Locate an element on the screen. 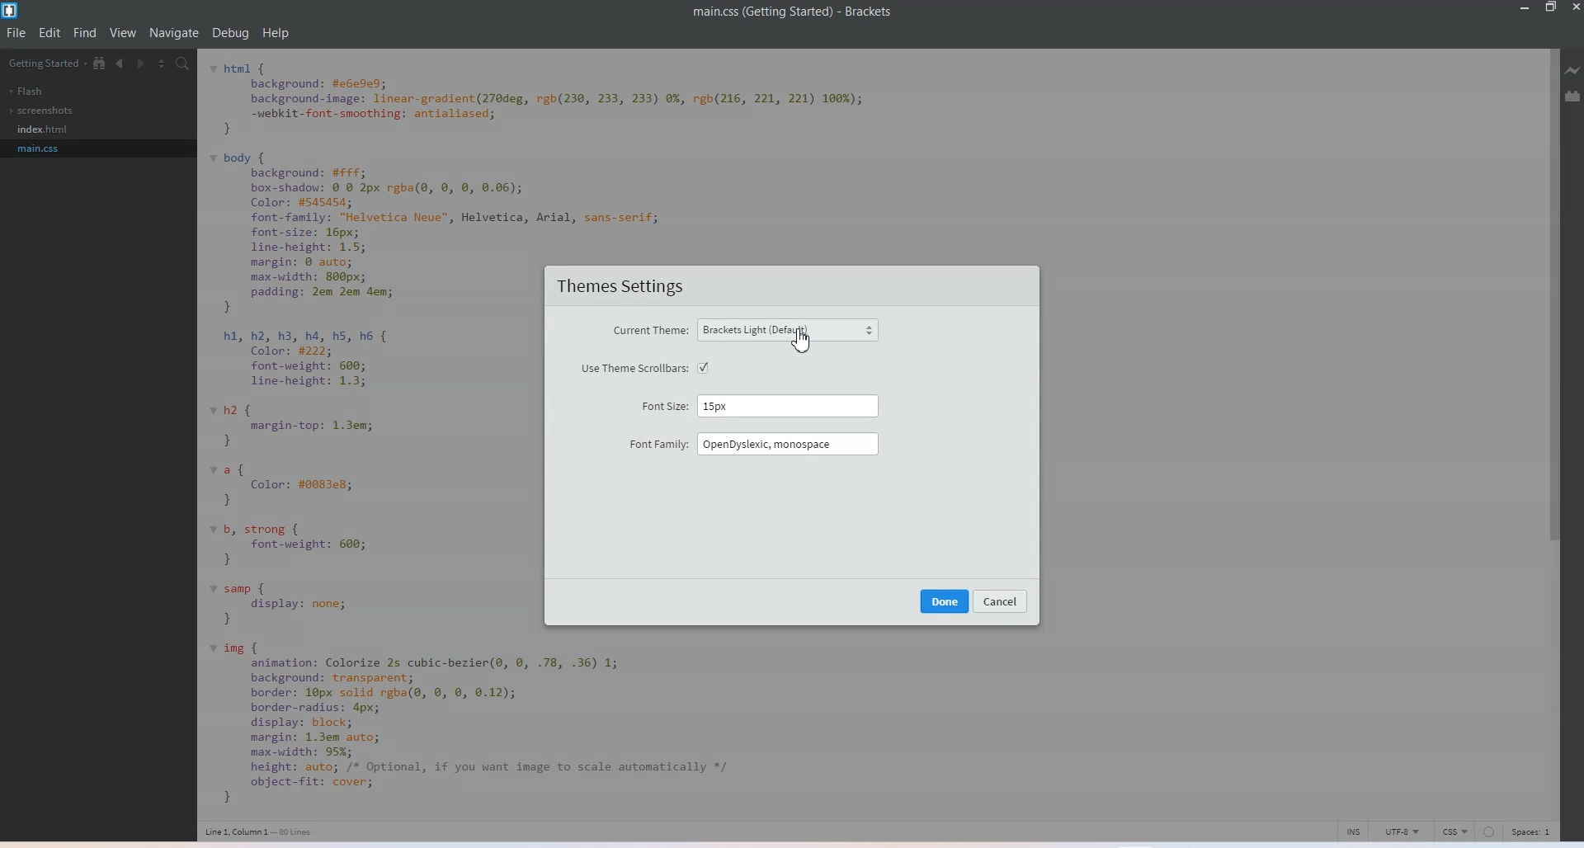 This screenshot has height=848, width=1584. cursor is located at coordinates (806, 344).